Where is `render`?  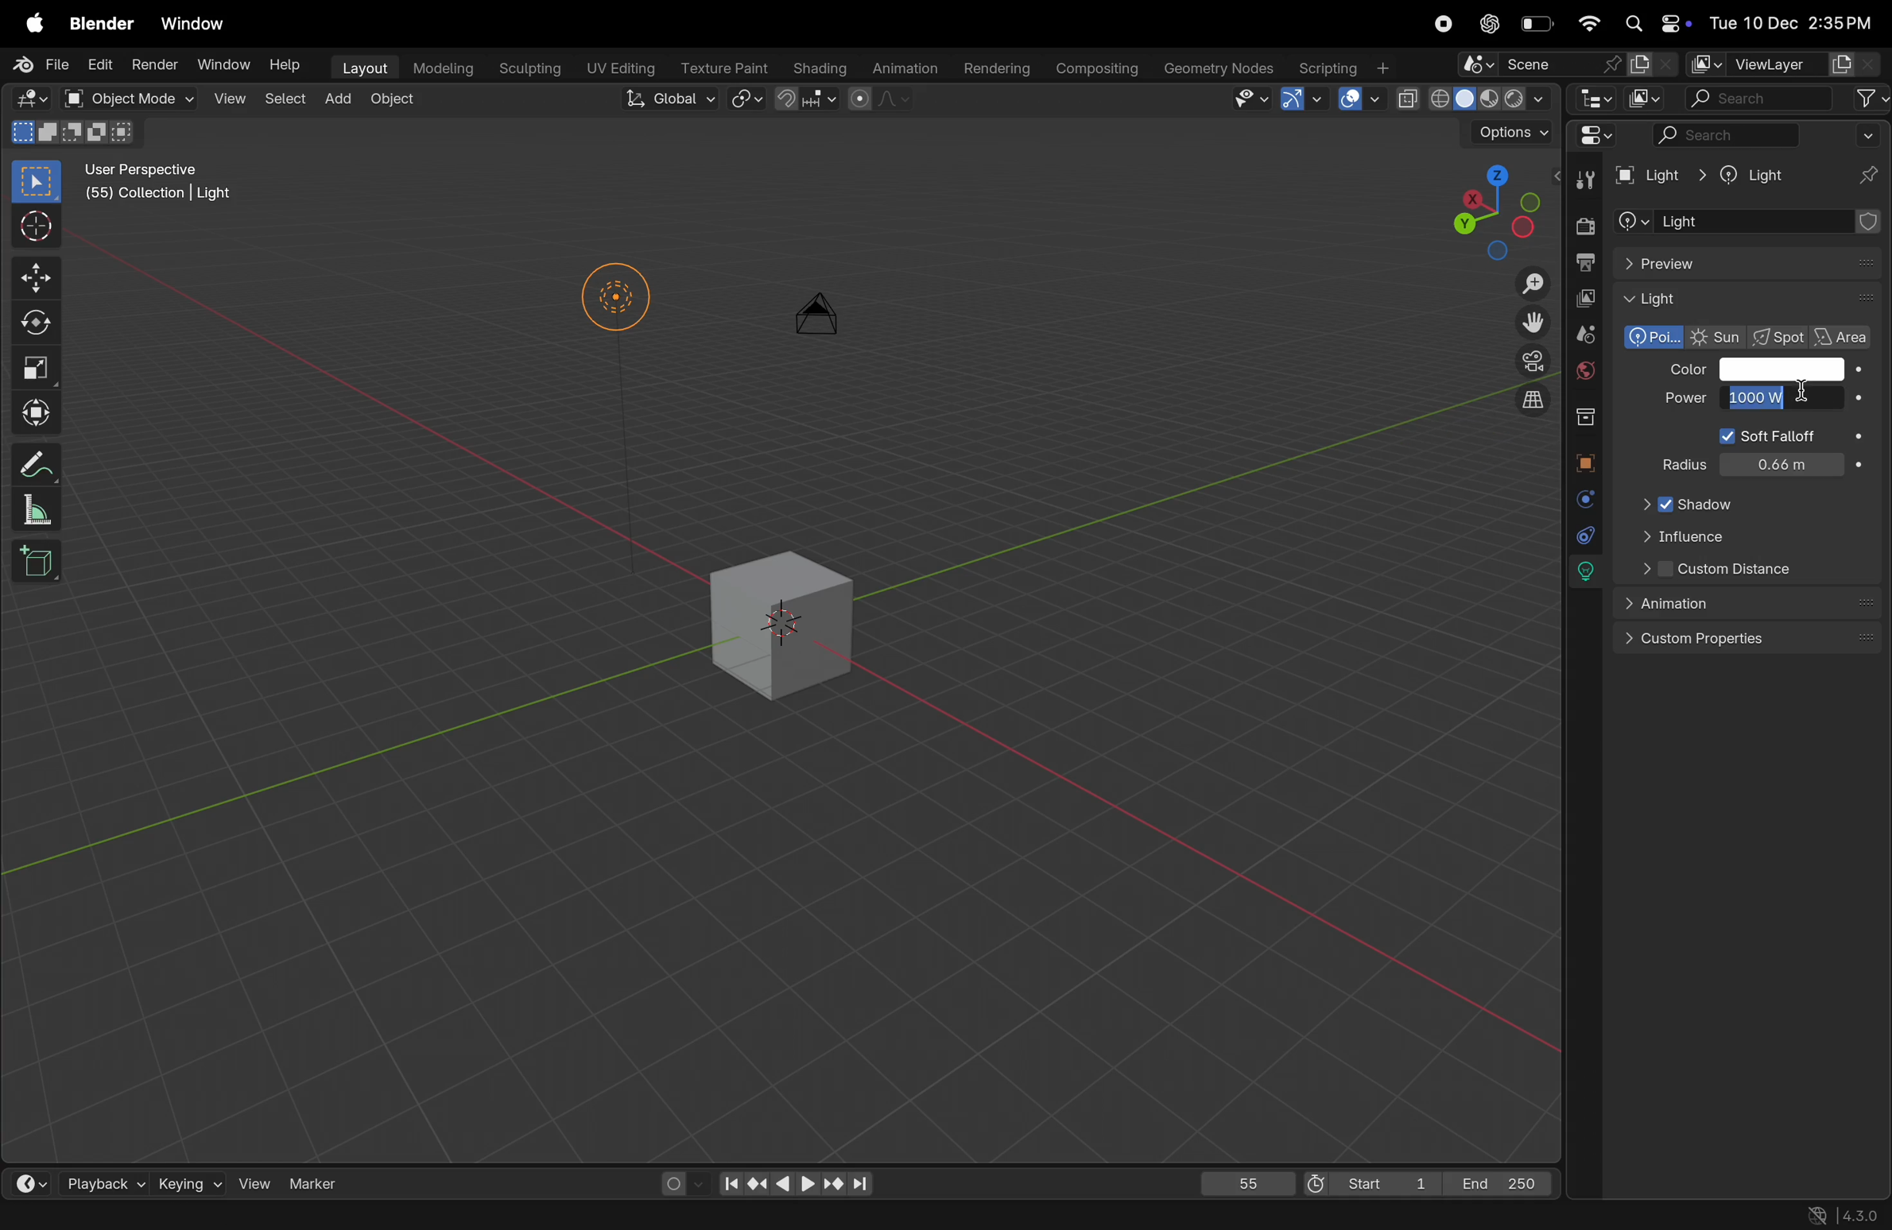
render is located at coordinates (1583, 222).